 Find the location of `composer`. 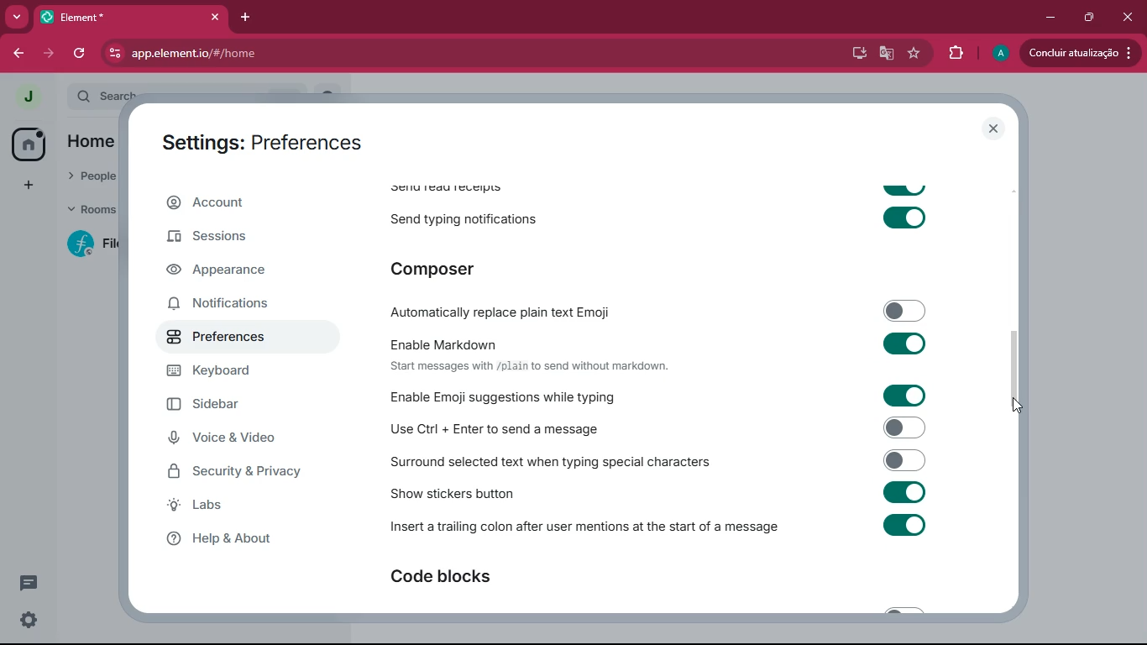

composer is located at coordinates (473, 268).